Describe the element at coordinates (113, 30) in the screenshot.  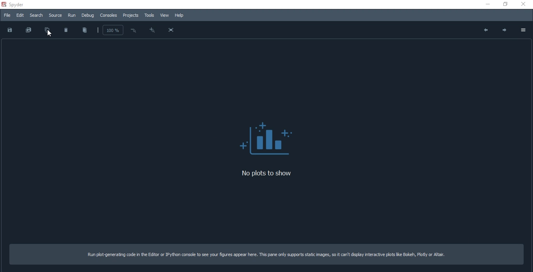
I see `zoom percent` at that location.